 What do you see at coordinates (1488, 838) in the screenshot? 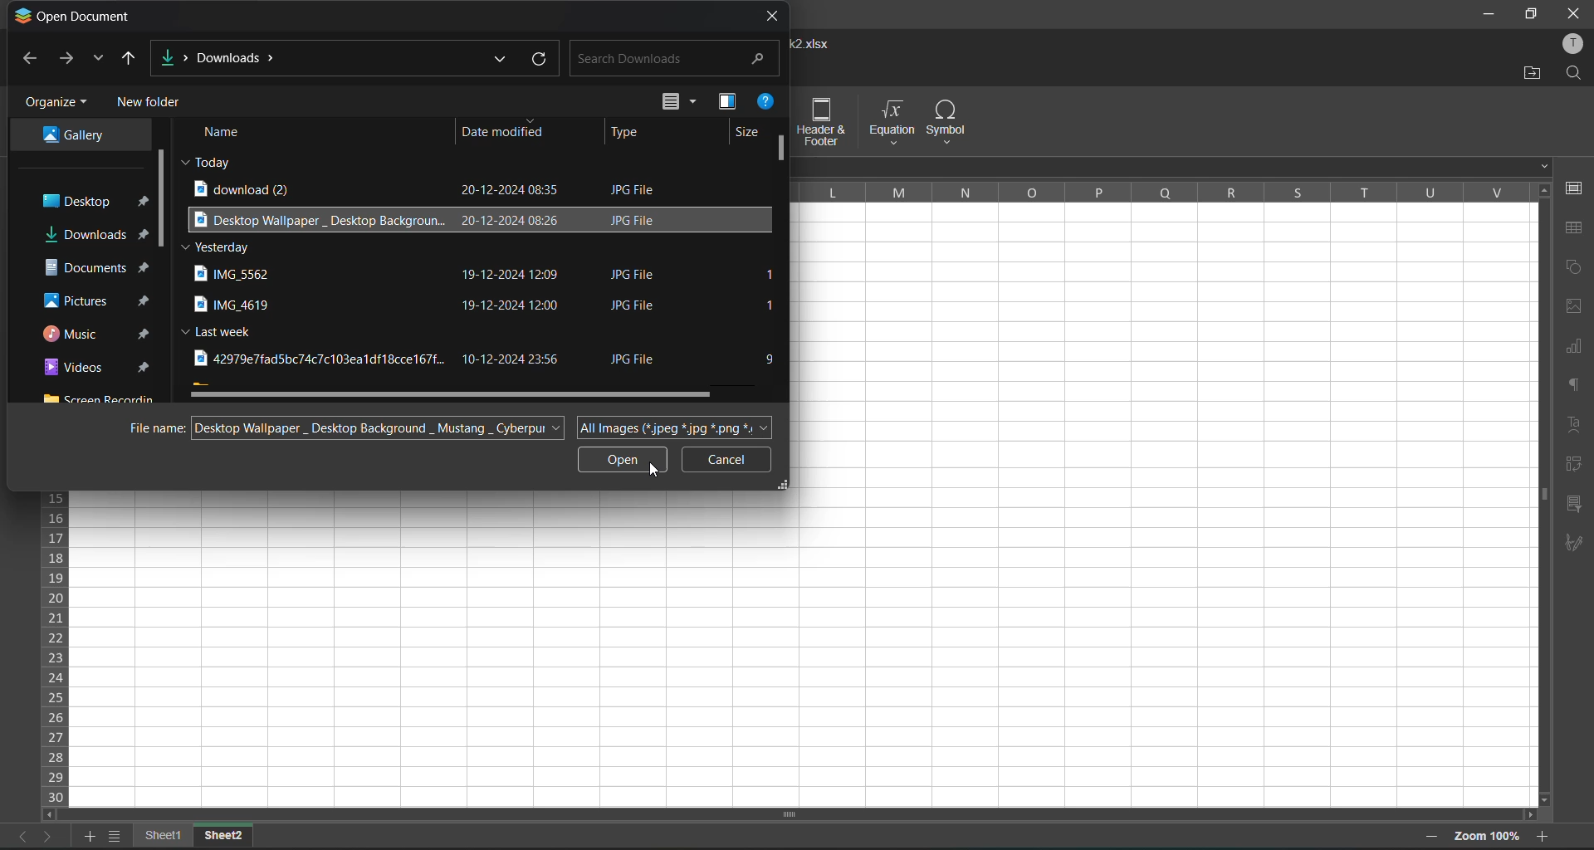
I see `zoom 100%` at bounding box center [1488, 838].